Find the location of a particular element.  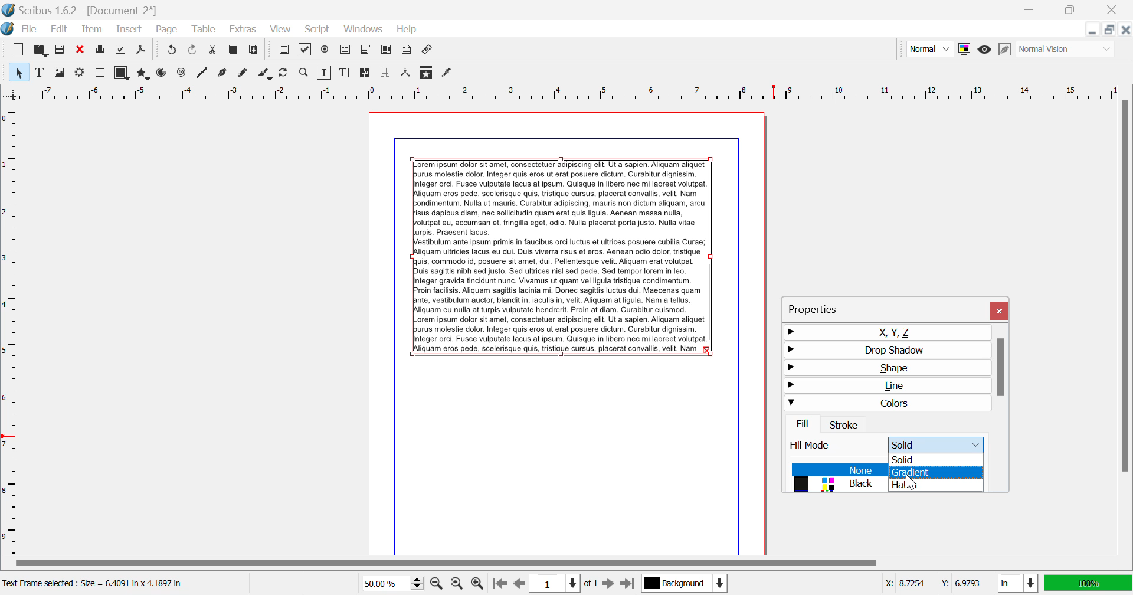

Text Annotation is located at coordinates (406, 51).